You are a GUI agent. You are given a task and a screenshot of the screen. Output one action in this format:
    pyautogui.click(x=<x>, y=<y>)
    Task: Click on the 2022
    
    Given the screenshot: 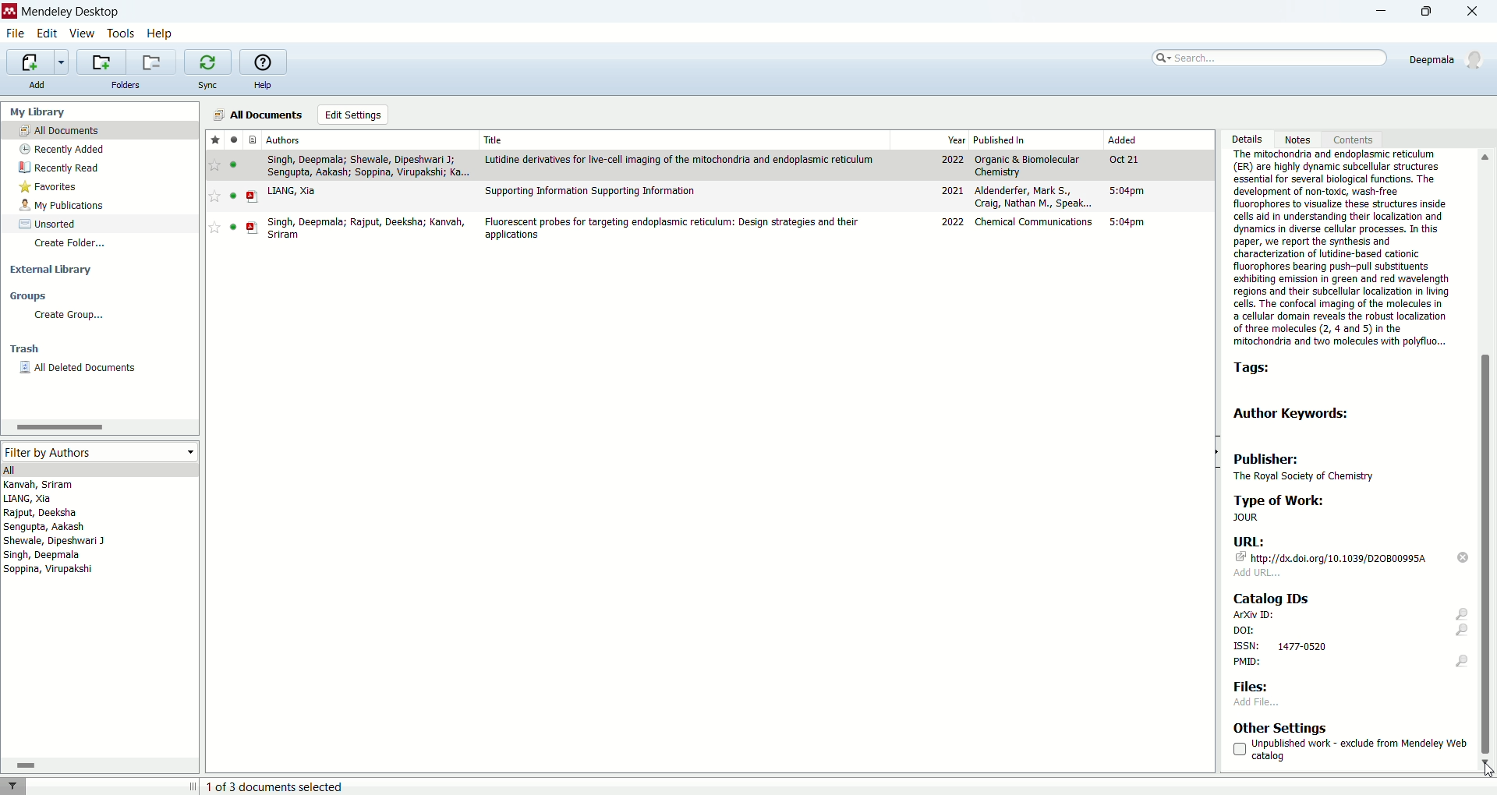 What is the action you would take?
    pyautogui.click(x=953, y=160)
    